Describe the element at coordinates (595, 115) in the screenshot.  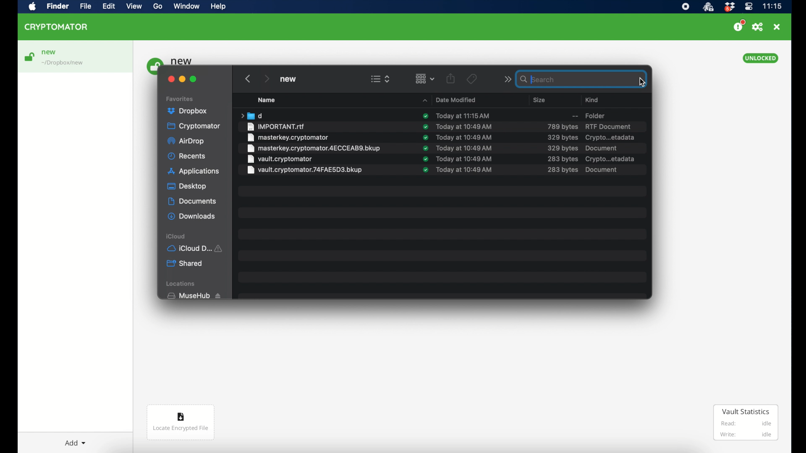
I see `folder` at that location.